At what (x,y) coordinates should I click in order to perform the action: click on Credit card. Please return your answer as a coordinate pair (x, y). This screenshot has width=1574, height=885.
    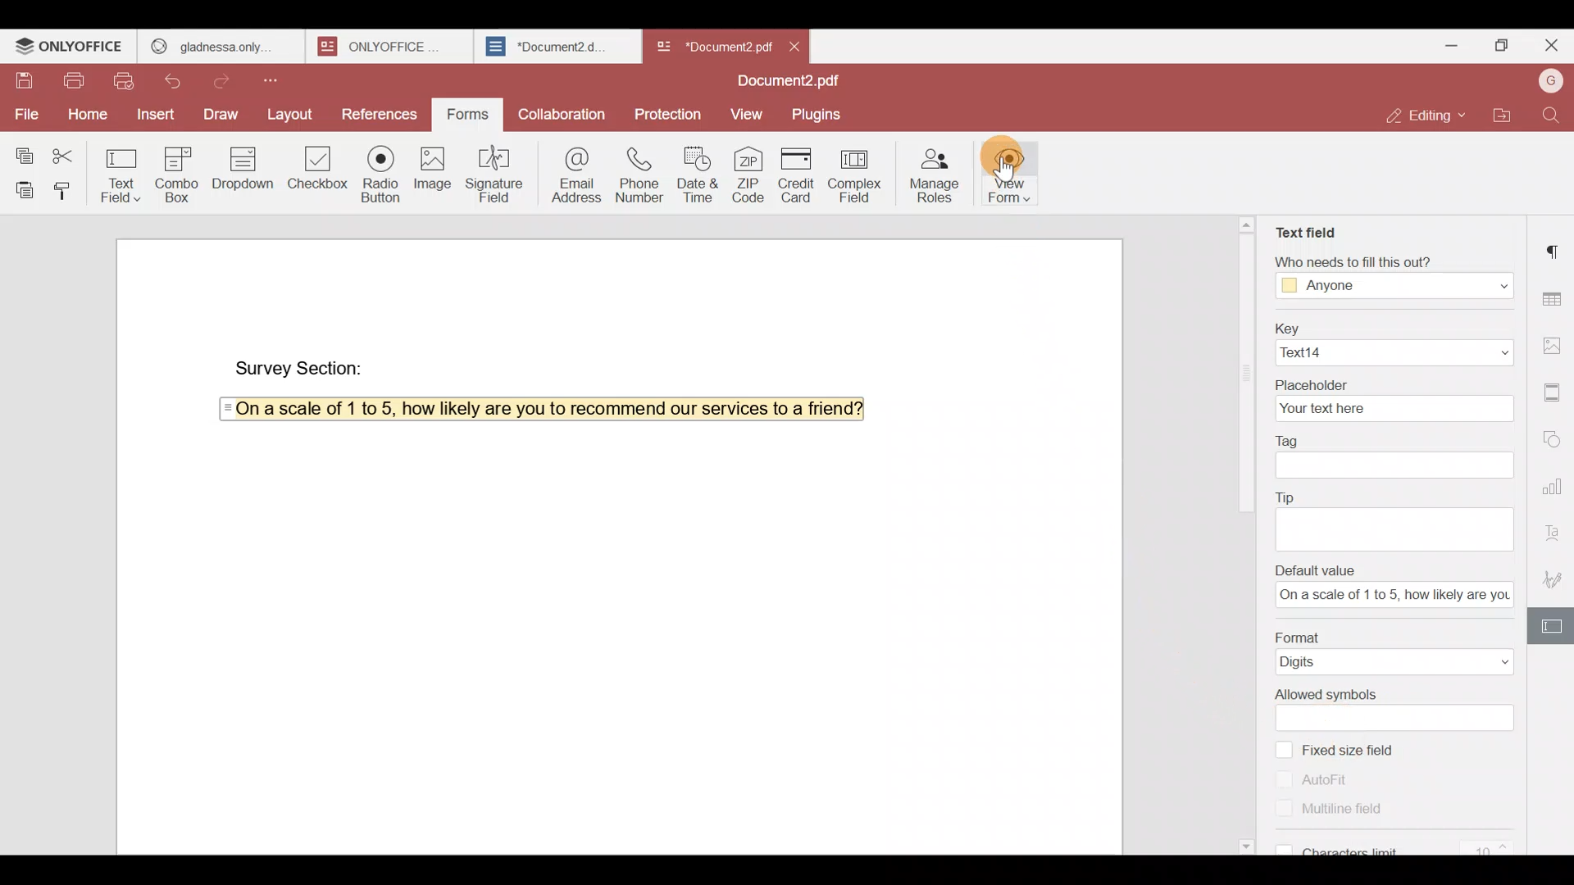
    Looking at the image, I should click on (799, 175).